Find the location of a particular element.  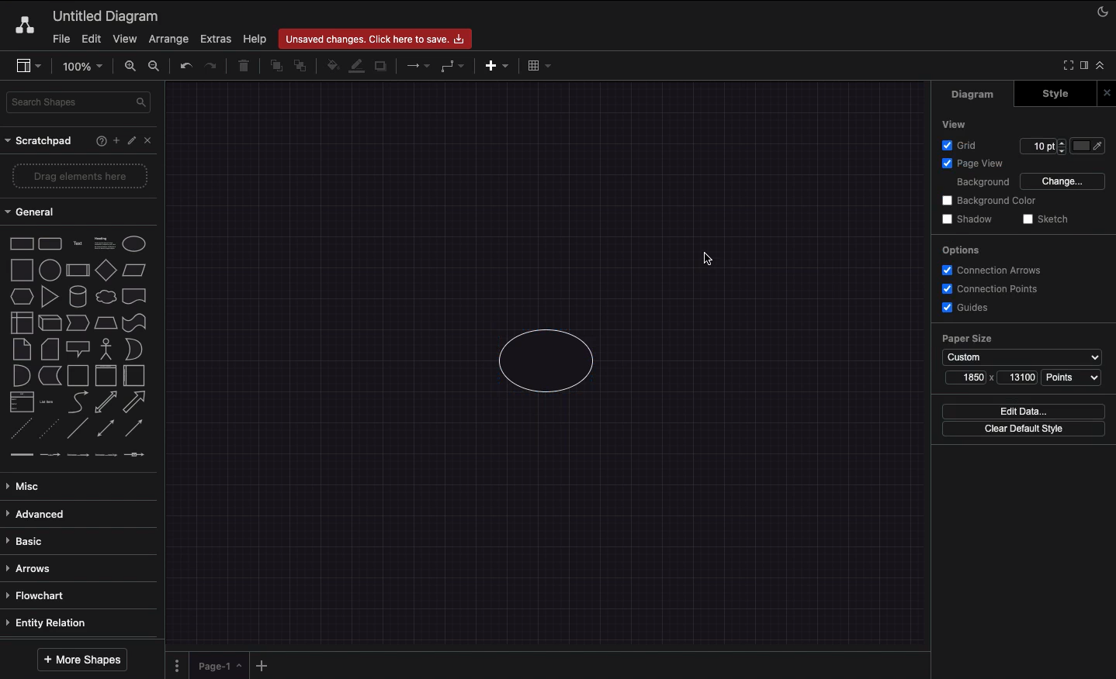

Color is located at coordinates (1090, 146).